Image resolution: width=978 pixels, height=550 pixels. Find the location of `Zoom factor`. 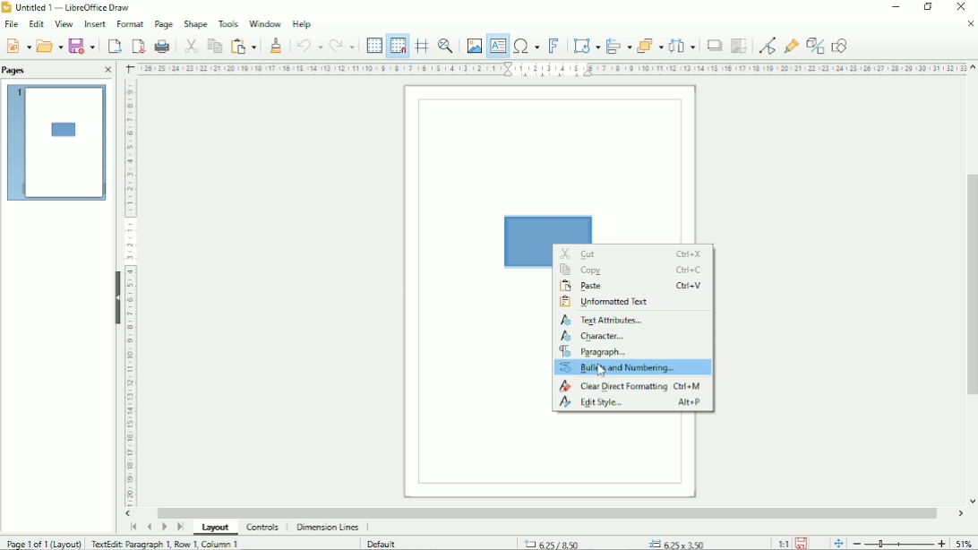

Zoom factor is located at coordinates (964, 542).